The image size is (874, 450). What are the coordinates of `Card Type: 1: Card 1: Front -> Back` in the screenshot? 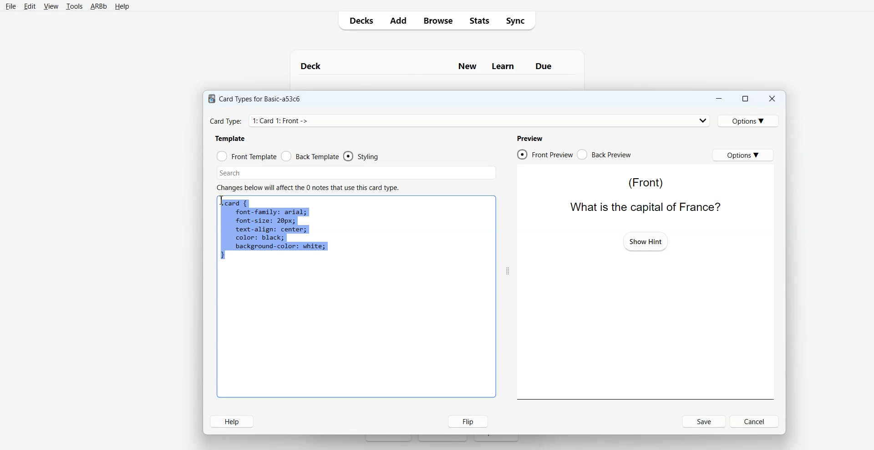 It's located at (292, 120).